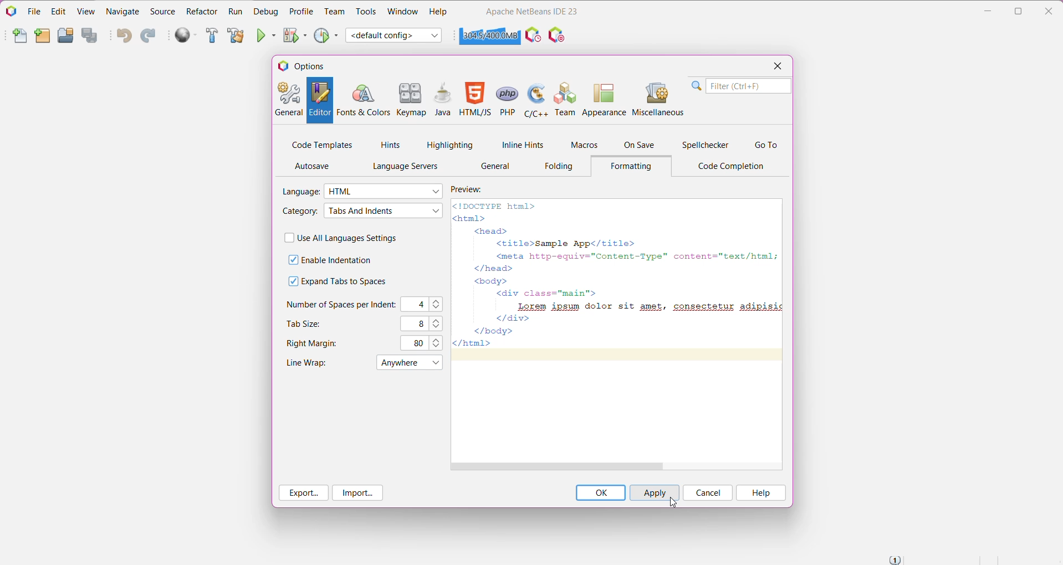 This screenshot has height=565, width=1063. What do you see at coordinates (558, 34) in the screenshot?
I see `I/O Checks` at bounding box center [558, 34].